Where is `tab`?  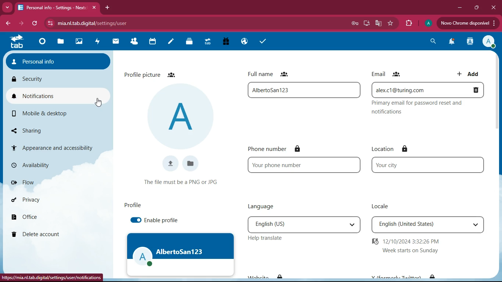 tab is located at coordinates (207, 43).